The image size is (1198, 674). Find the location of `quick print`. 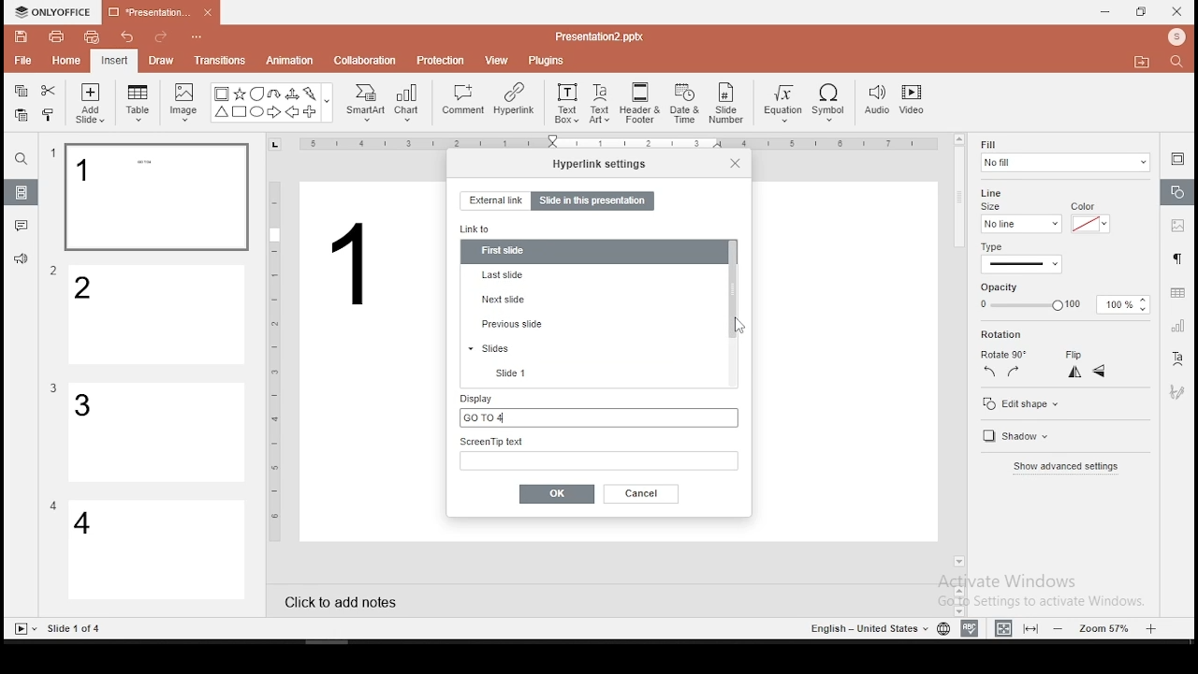

quick print is located at coordinates (92, 37).